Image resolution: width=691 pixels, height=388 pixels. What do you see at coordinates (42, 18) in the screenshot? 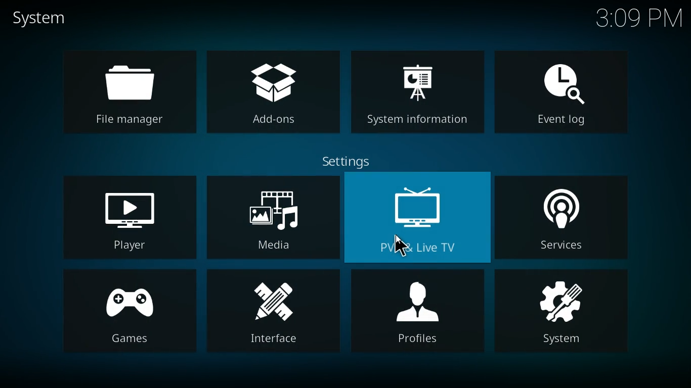
I see `system` at bounding box center [42, 18].